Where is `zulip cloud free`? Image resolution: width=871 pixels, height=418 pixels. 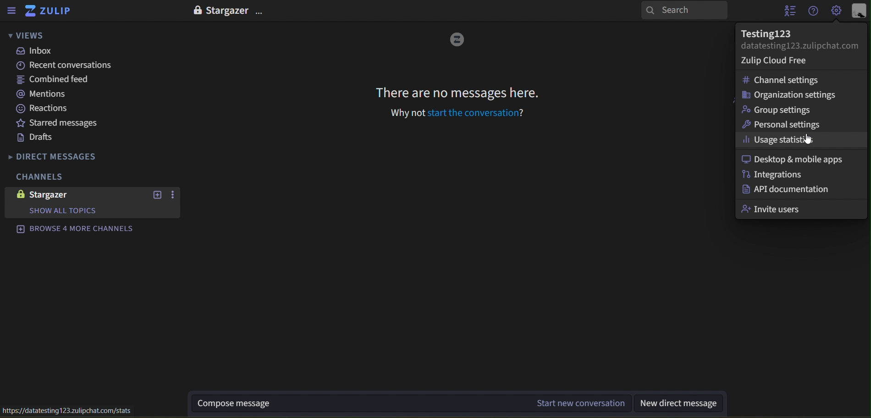
zulip cloud free is located at coordinates (781, 60).